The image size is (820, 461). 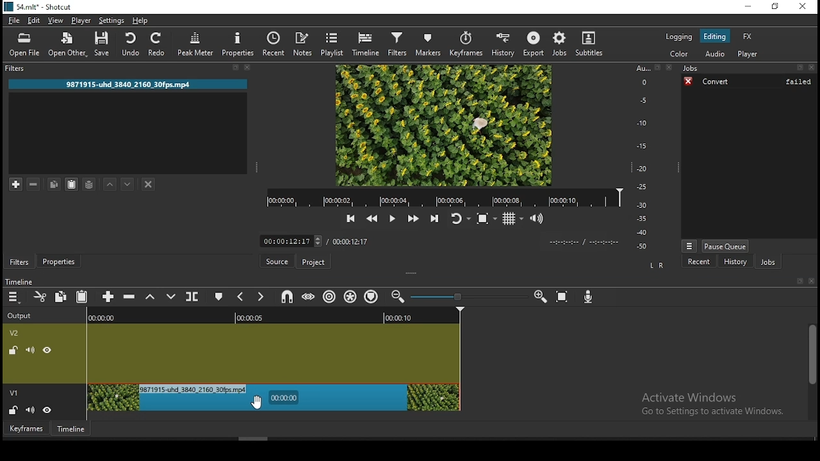 What do you see at coordinates (35, 22) in the screenshot?
I see `edit` at bounding box center [35, 22].